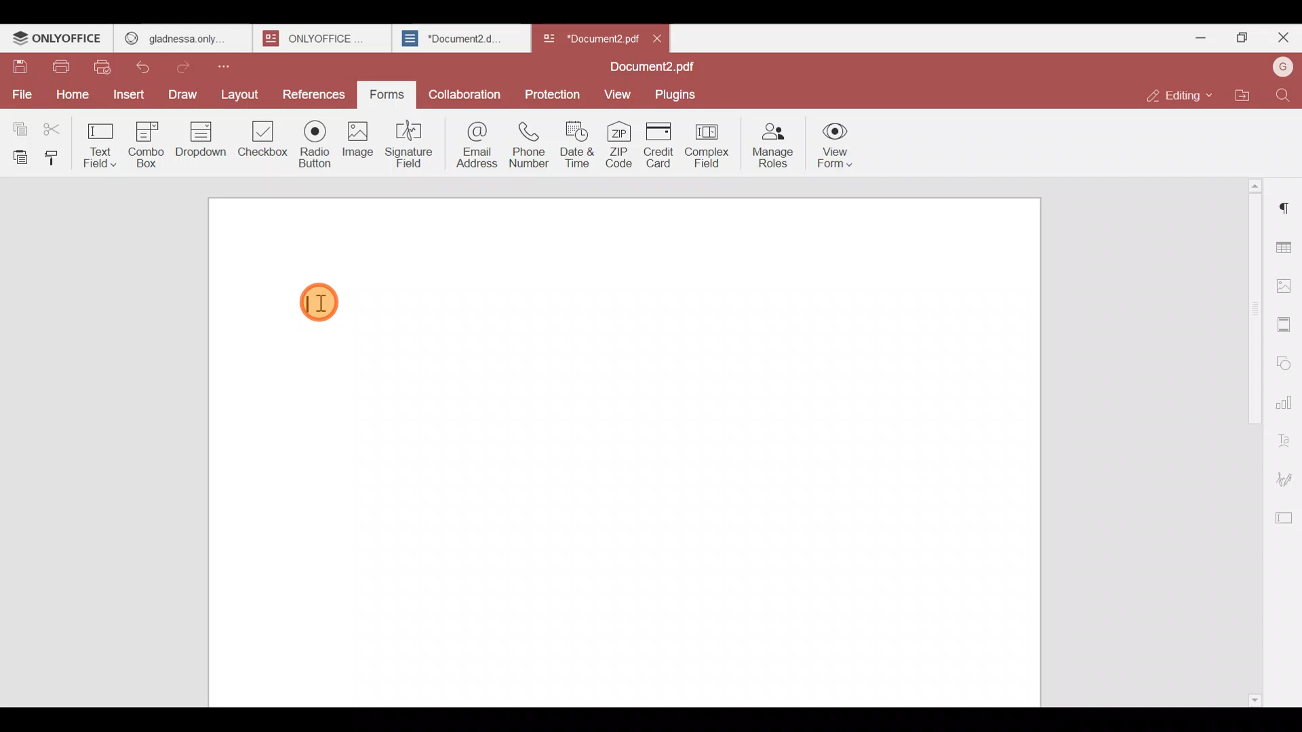 This screenshot has width=1302, height=732. I want to click on Document2.pdf, so click(648, 68).